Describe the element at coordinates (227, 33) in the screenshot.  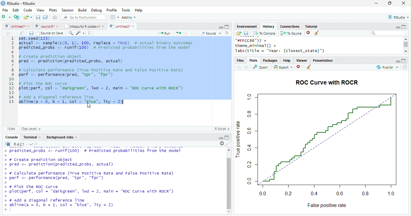
I see `options` at that location.